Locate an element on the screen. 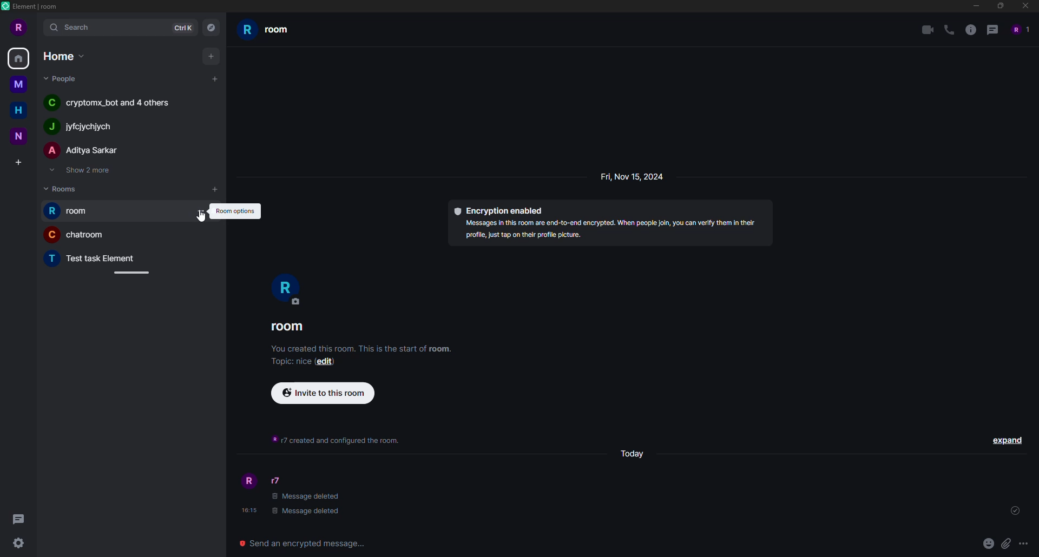 The width and height of the screenshot is (1039, 557). Fri, Nov 15, 2024 is located at coordinates (652, 175).